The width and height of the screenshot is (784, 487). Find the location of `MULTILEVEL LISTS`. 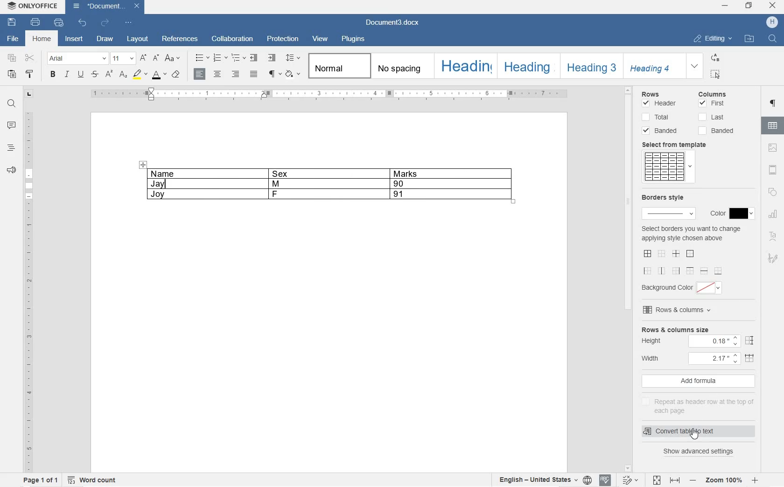

MULTILEVEL LISTS is located at coordinates (238, 57).